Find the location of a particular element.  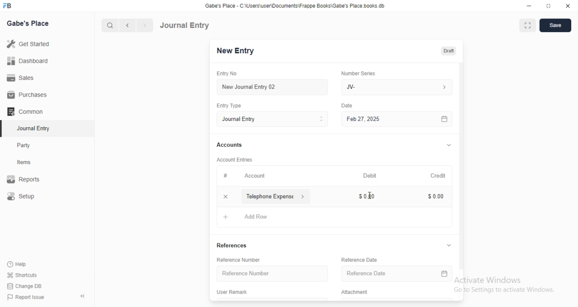

‘Reference Number is located at coordinates (270, 274).